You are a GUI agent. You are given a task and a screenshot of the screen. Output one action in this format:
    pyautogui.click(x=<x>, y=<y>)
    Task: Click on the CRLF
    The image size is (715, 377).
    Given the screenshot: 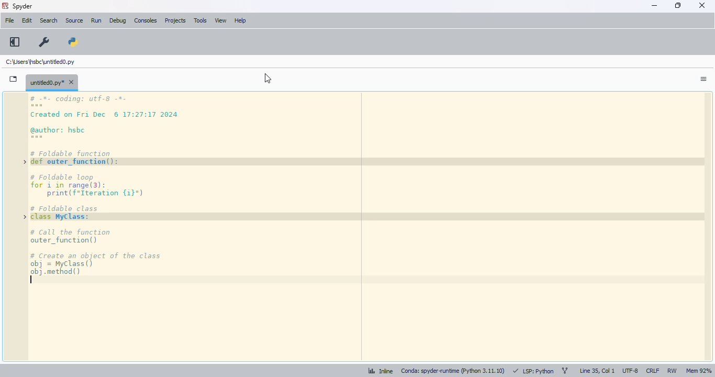 What is the action you would take?
    pyautogui.click(x=652, y=371)
    